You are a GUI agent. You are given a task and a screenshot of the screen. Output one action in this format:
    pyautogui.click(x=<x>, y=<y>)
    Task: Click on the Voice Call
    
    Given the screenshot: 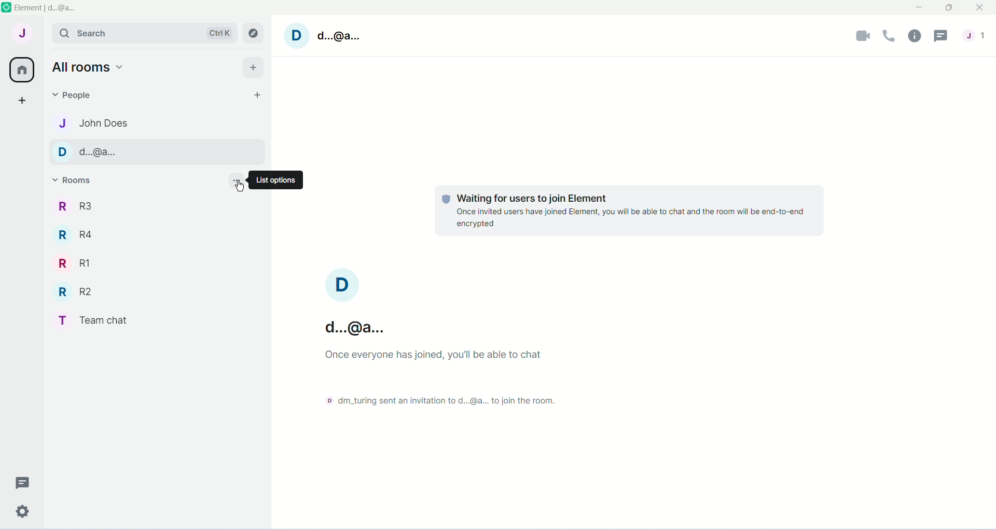 What is the action you would take?
    pyautogui.click(x=889, y=36)
    